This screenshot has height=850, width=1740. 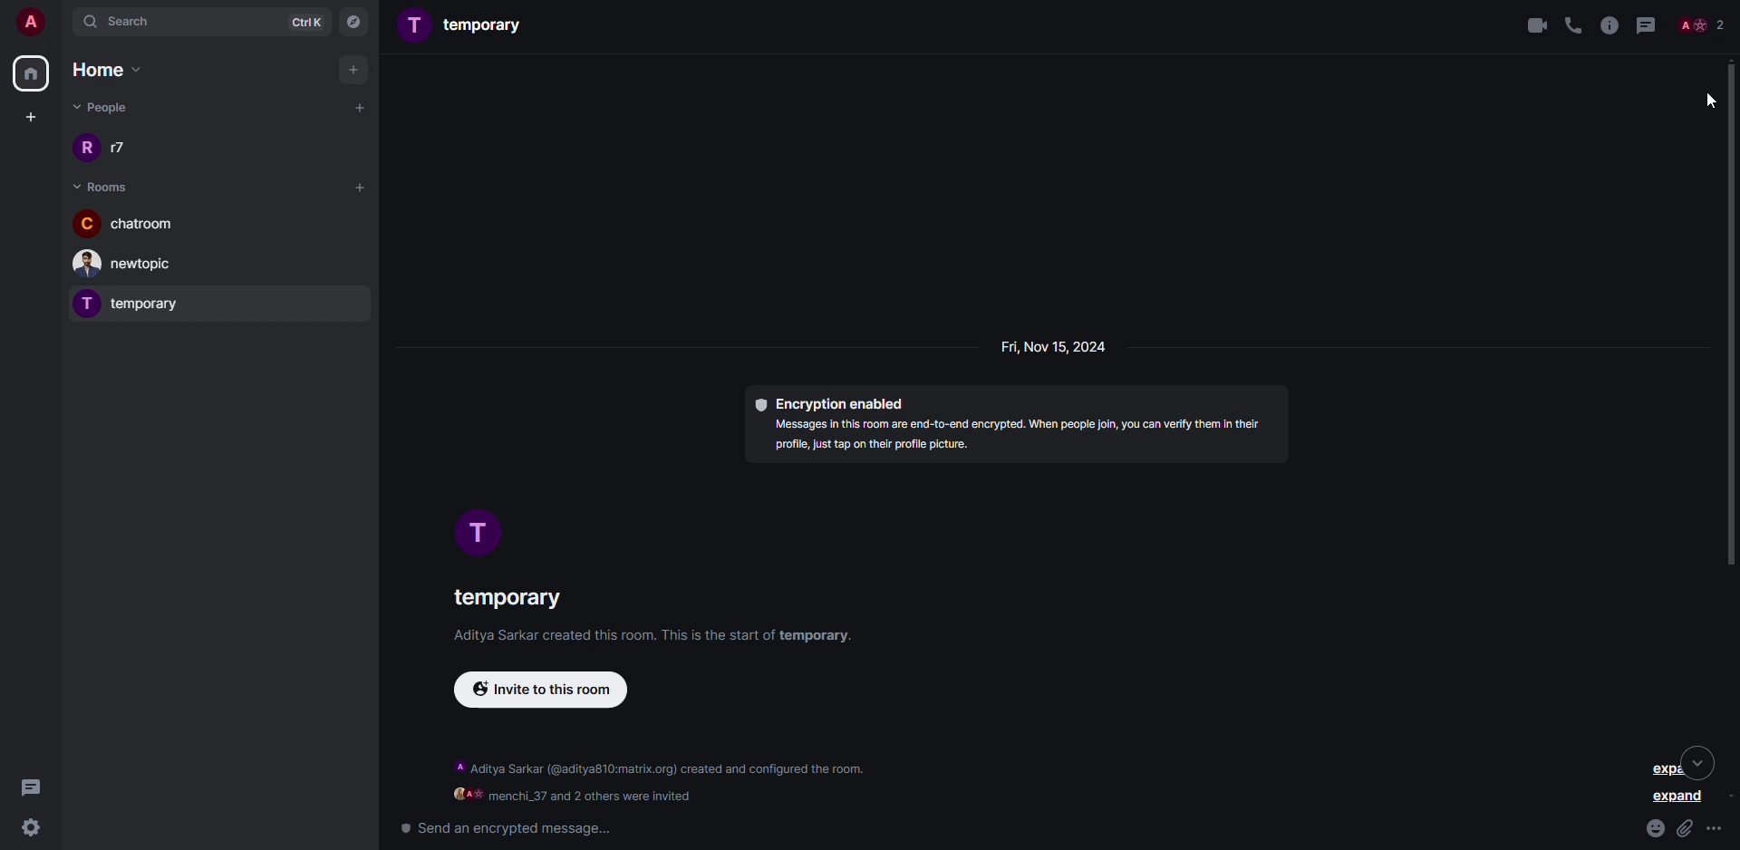 I want to click on home, so click(x=33, y=73).